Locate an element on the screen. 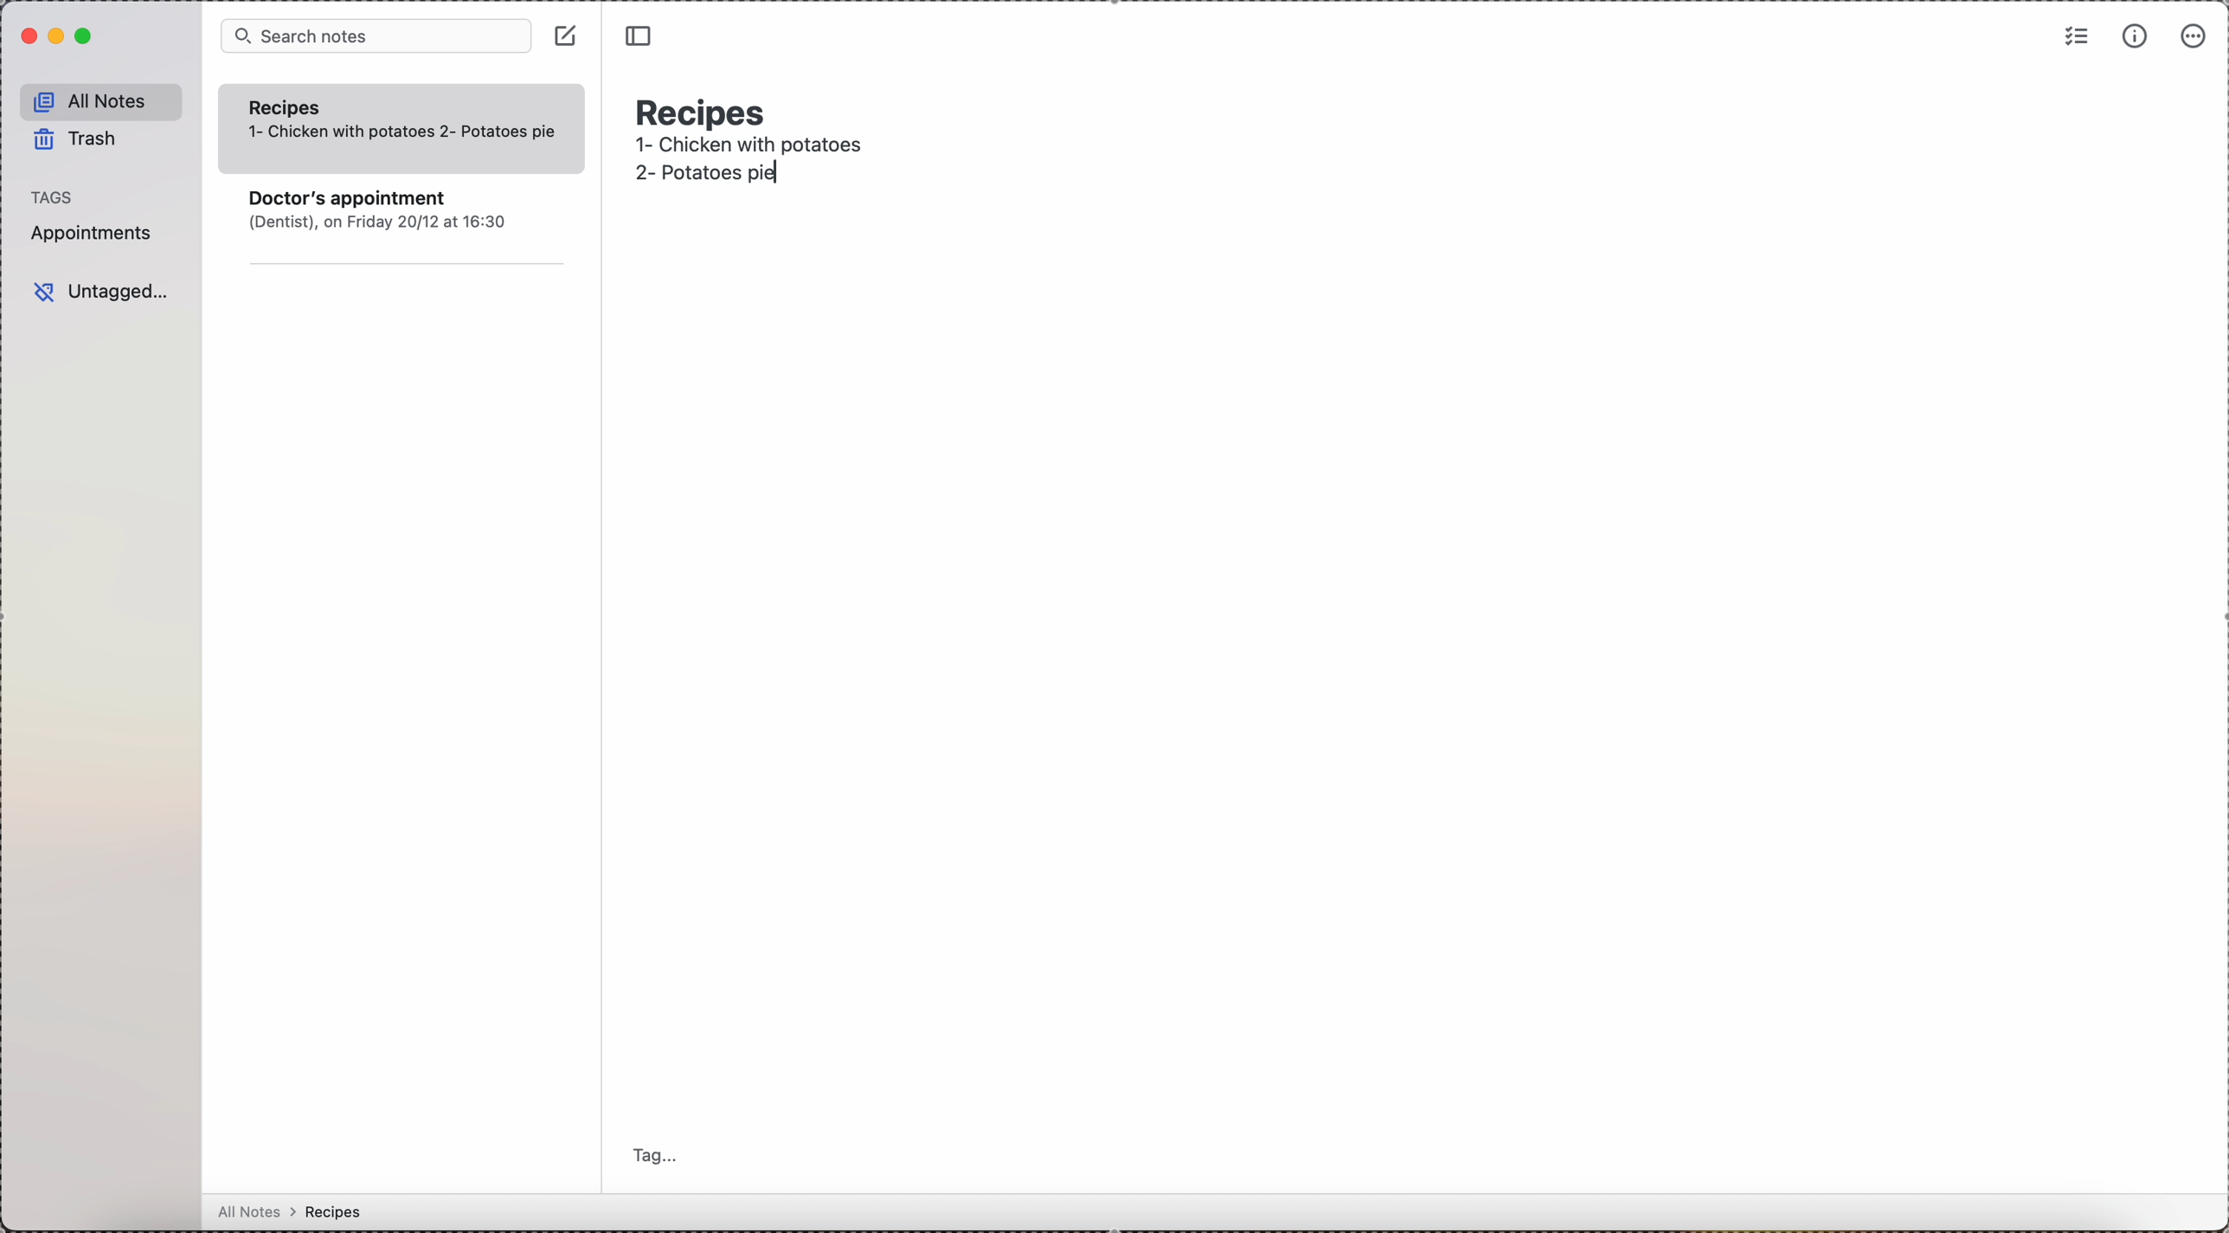 This screenshot has width=2229, height=1233. more options is located at coordinates (2191, 37).